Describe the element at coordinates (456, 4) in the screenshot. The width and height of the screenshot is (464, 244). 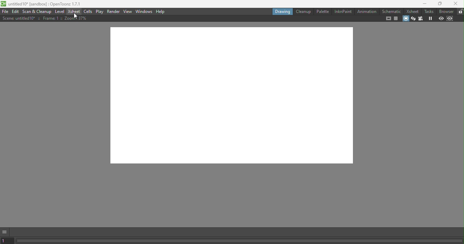
I see `Close` at that location.